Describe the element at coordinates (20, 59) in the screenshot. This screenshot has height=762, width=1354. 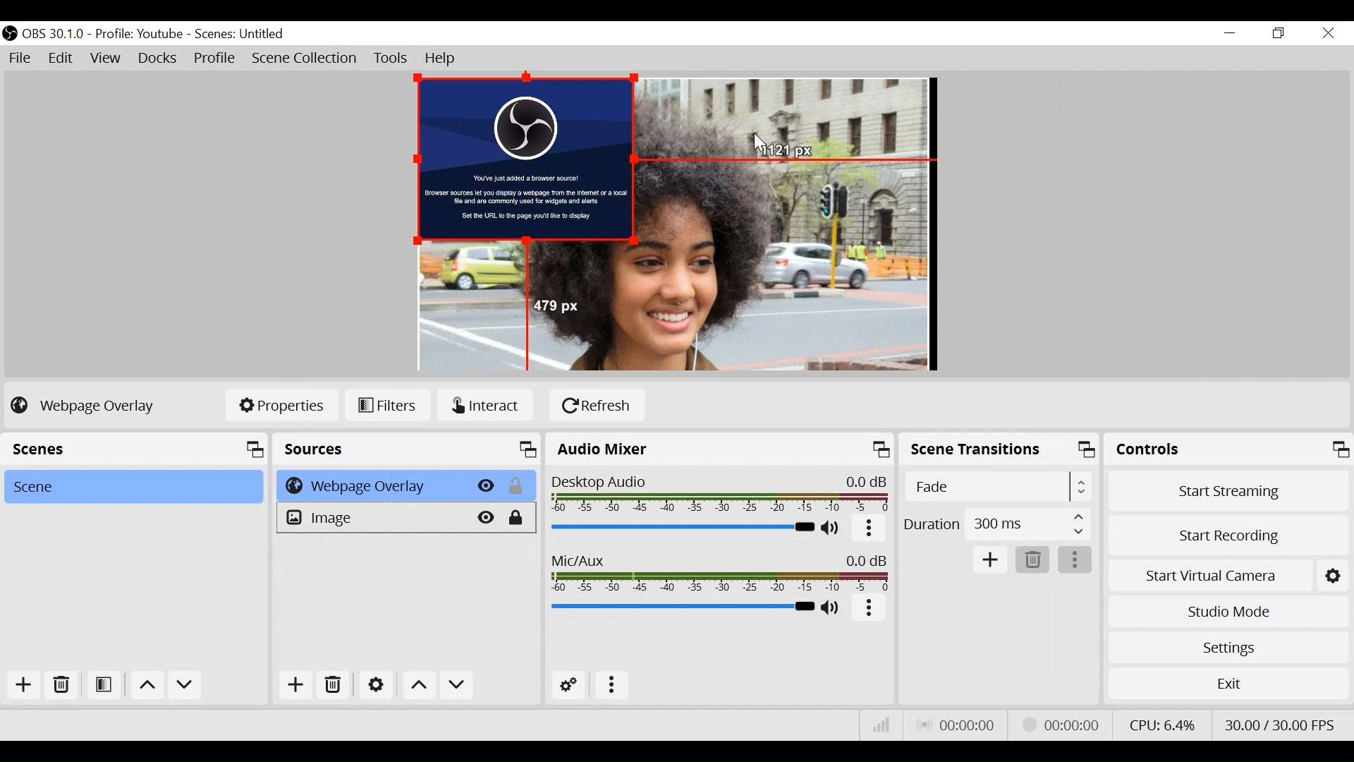
I see `File` at that location.